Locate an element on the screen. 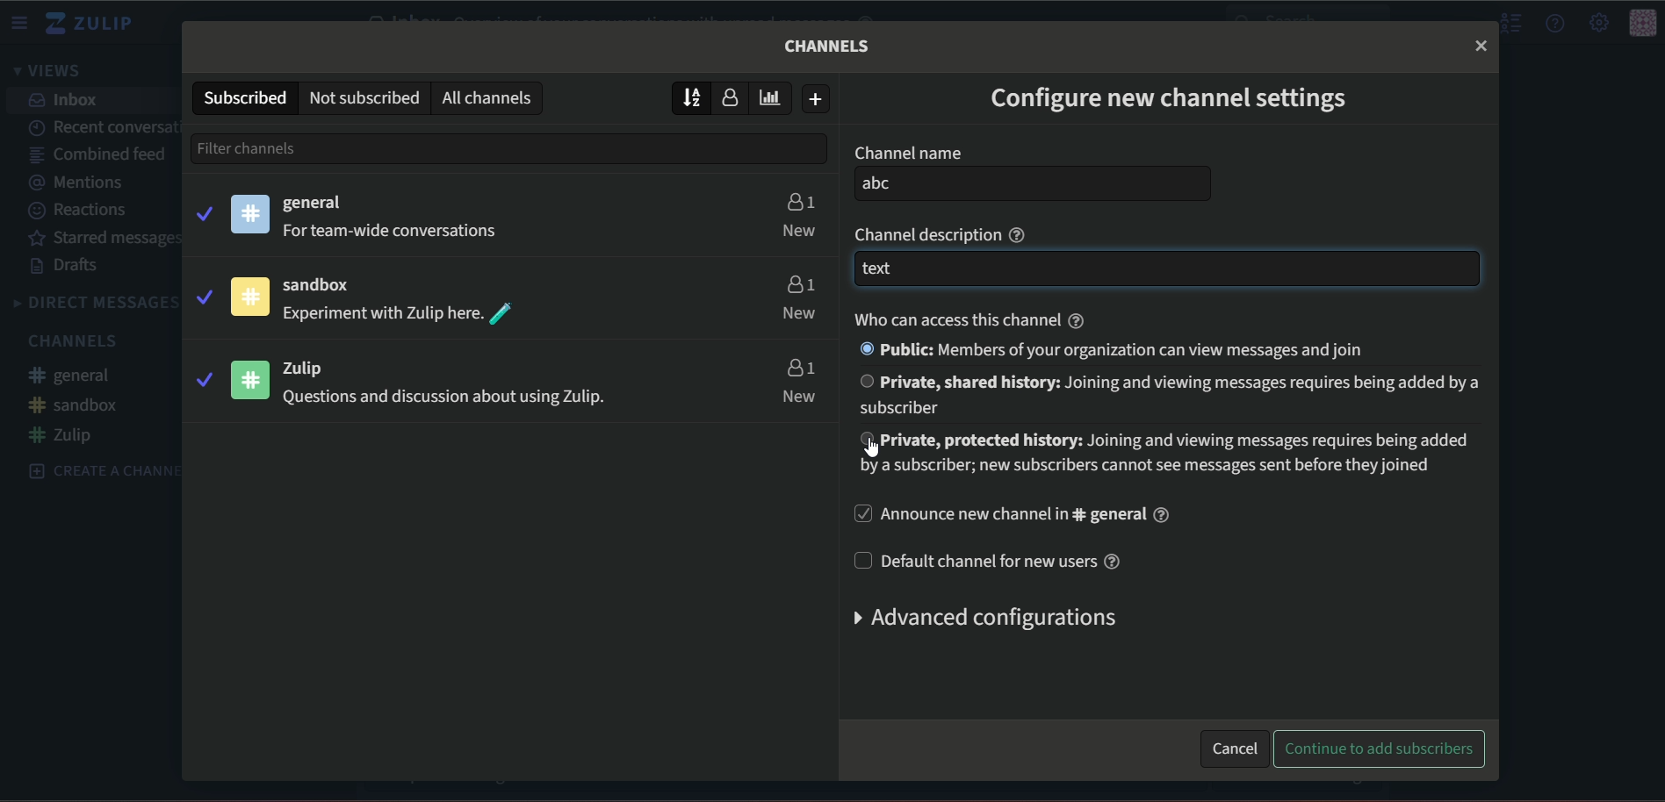  recent conversations is located at coordinates (104, 125).